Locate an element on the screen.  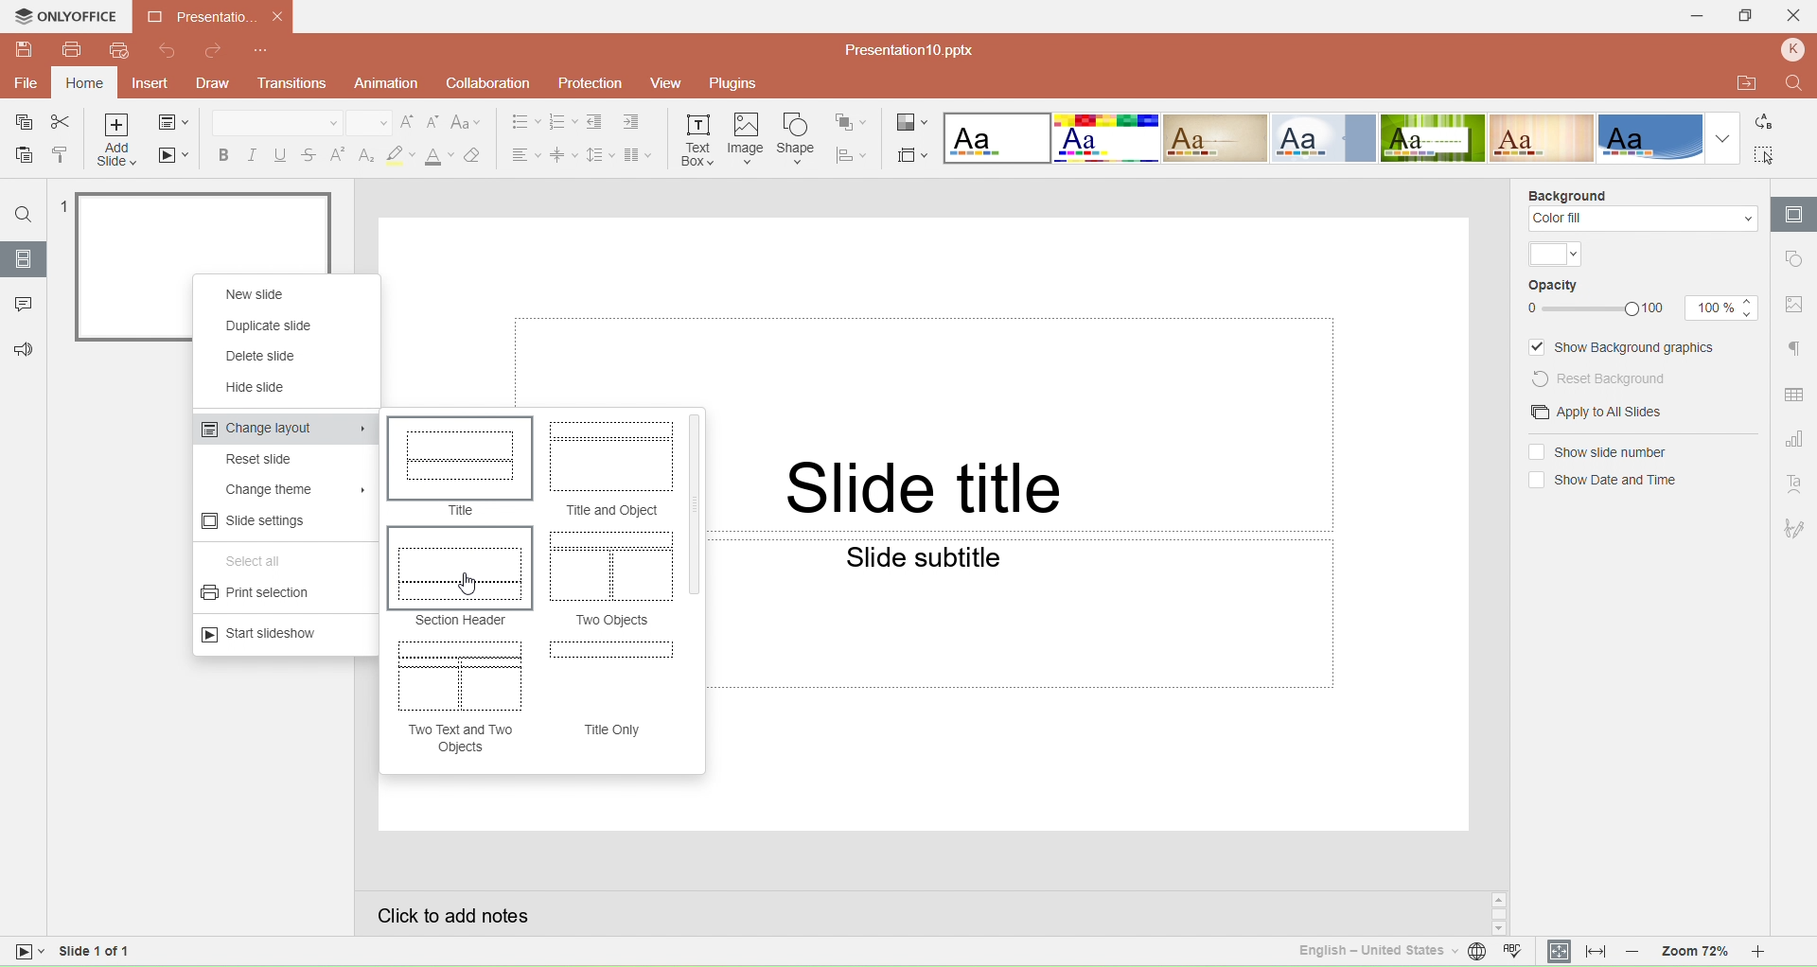
Slide 1 of 1 is located at coordinates (143, 952).